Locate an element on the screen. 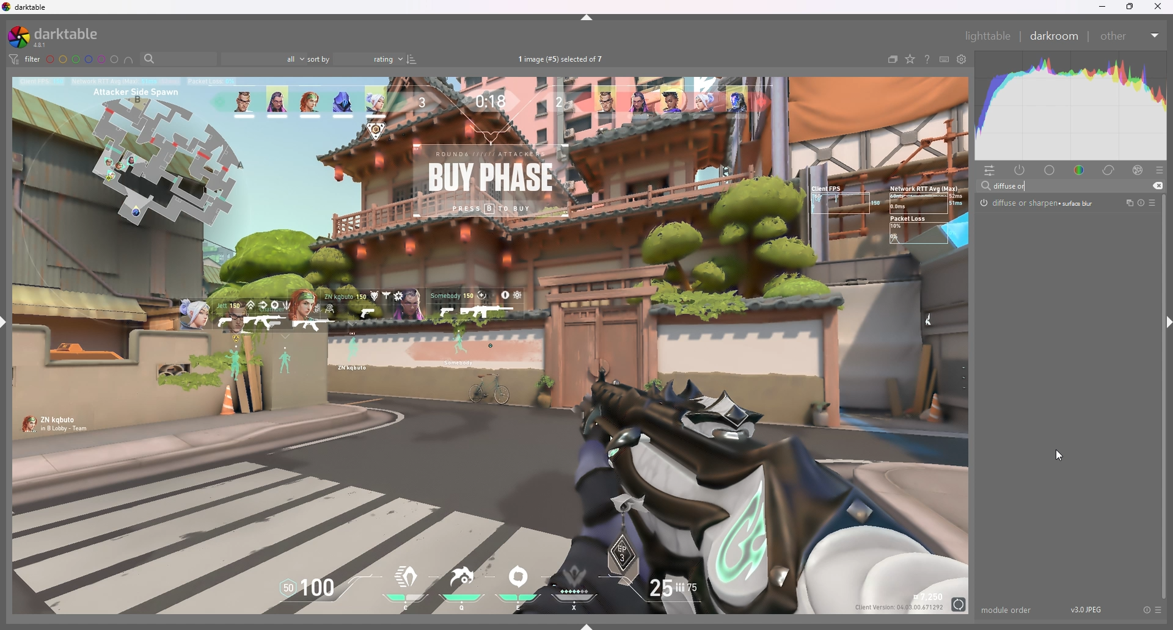 The image size is (1173, 630). minimize is located at coordinates (1100, 7).